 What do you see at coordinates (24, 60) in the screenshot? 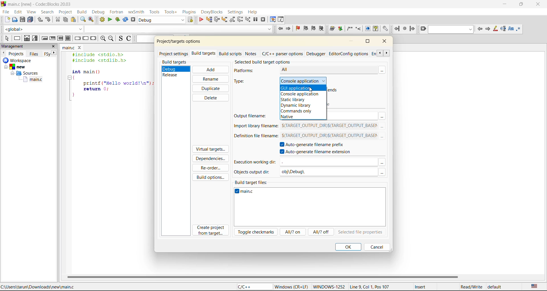
I see `workspace` at bounding box center [24, 60].